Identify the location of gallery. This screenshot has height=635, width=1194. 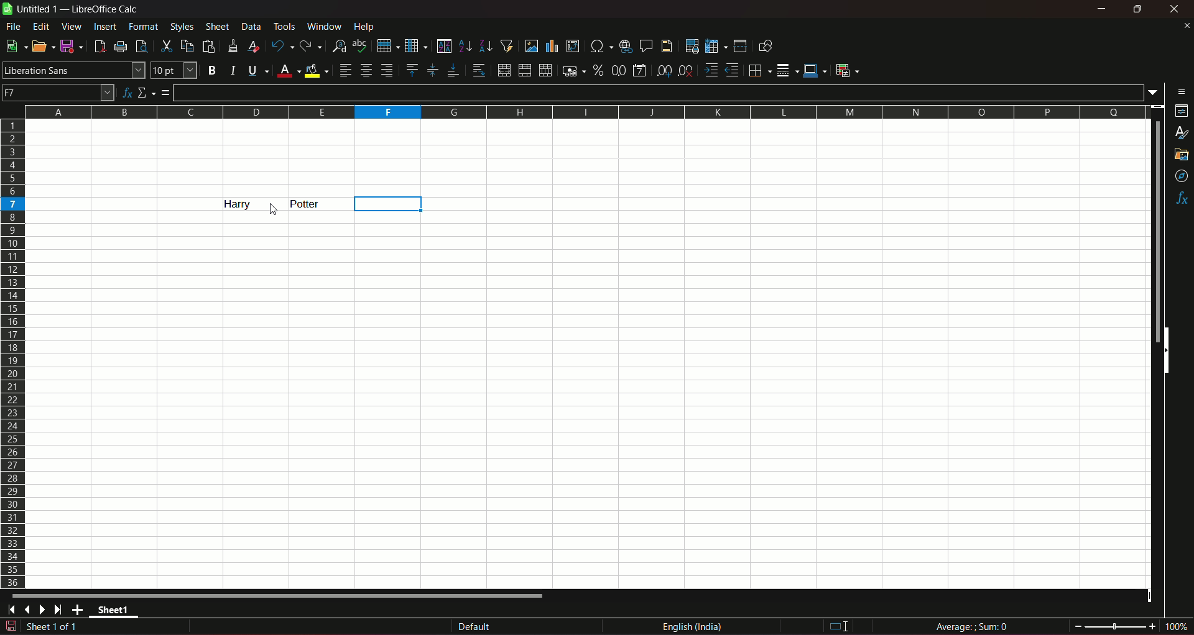
(1180, 155).